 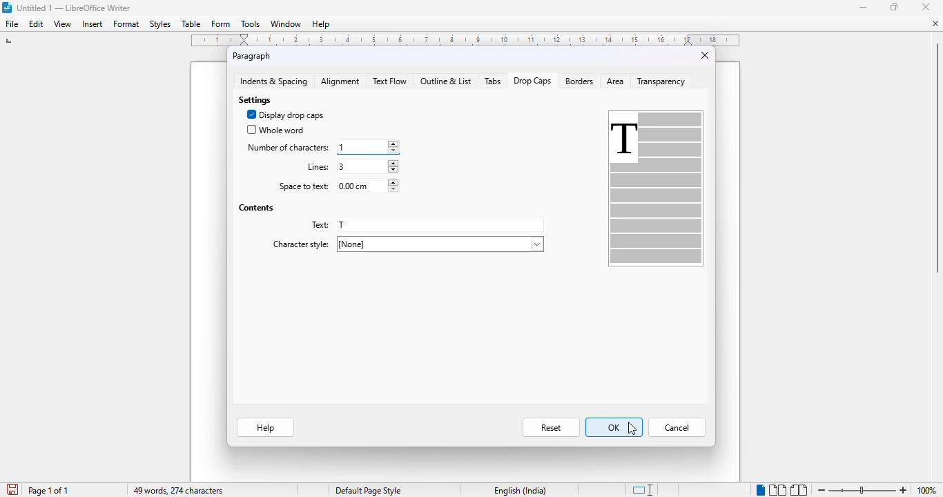 I want to click on help, so click(x=266, y=427).